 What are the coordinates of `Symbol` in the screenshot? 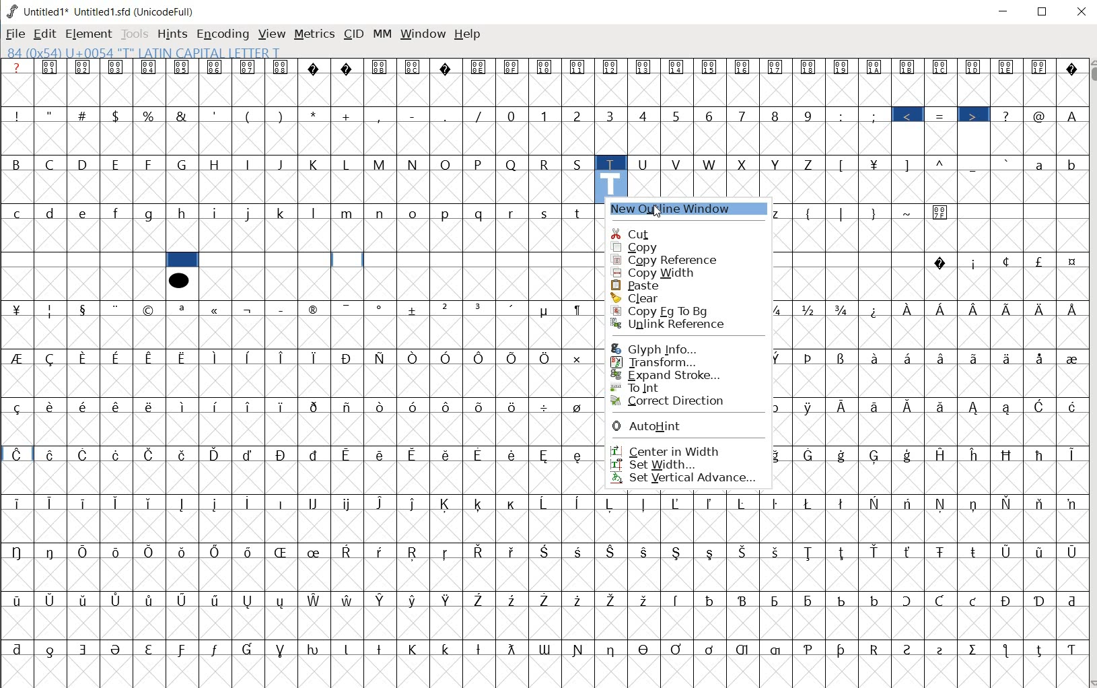 It's located at (711, 649).